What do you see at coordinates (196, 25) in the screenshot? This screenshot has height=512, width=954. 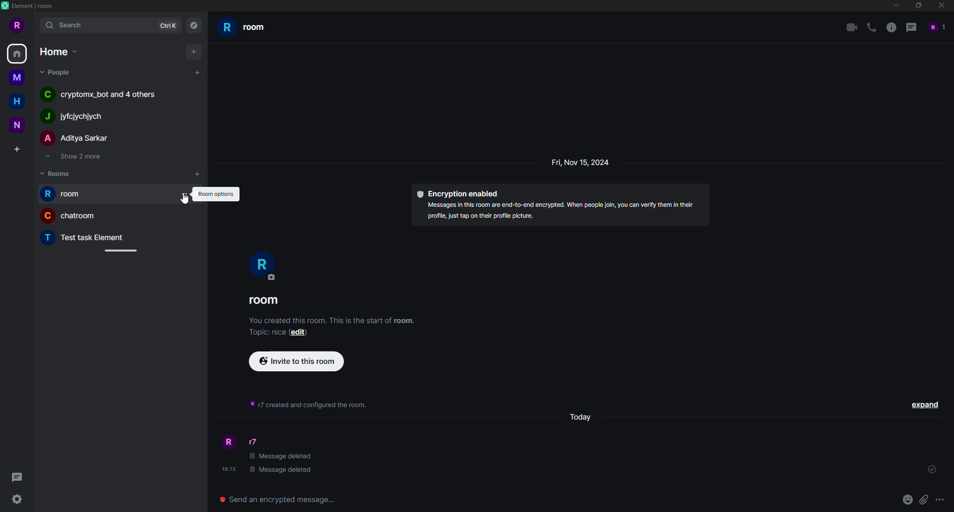 I see `navigator` at bounding box center [196, 25].